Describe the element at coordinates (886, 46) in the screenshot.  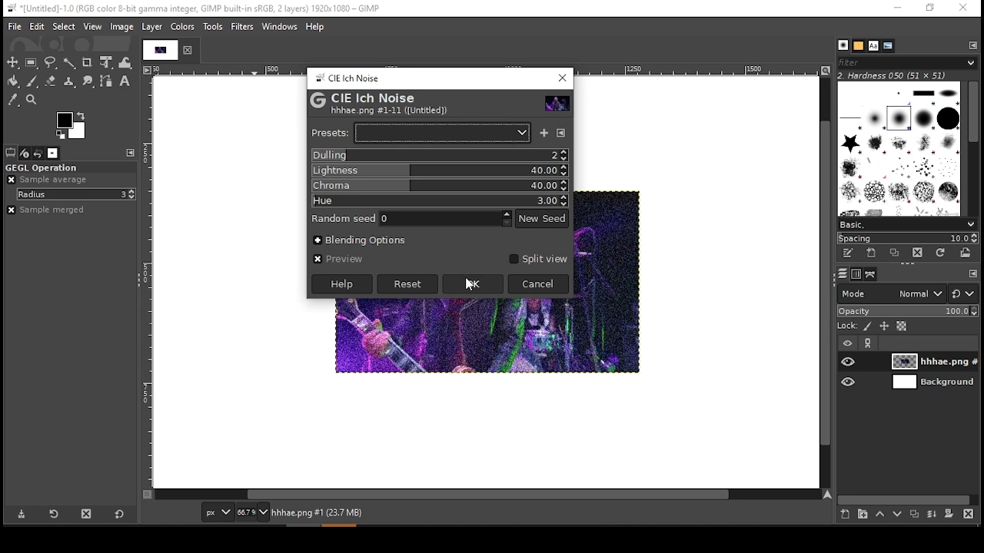
I see `document history` at that location.